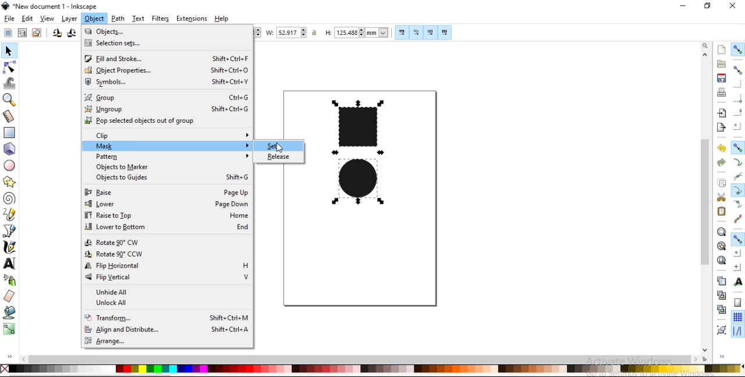  I want to click on draw calligraphic or brush strokes, so click(10, 246).